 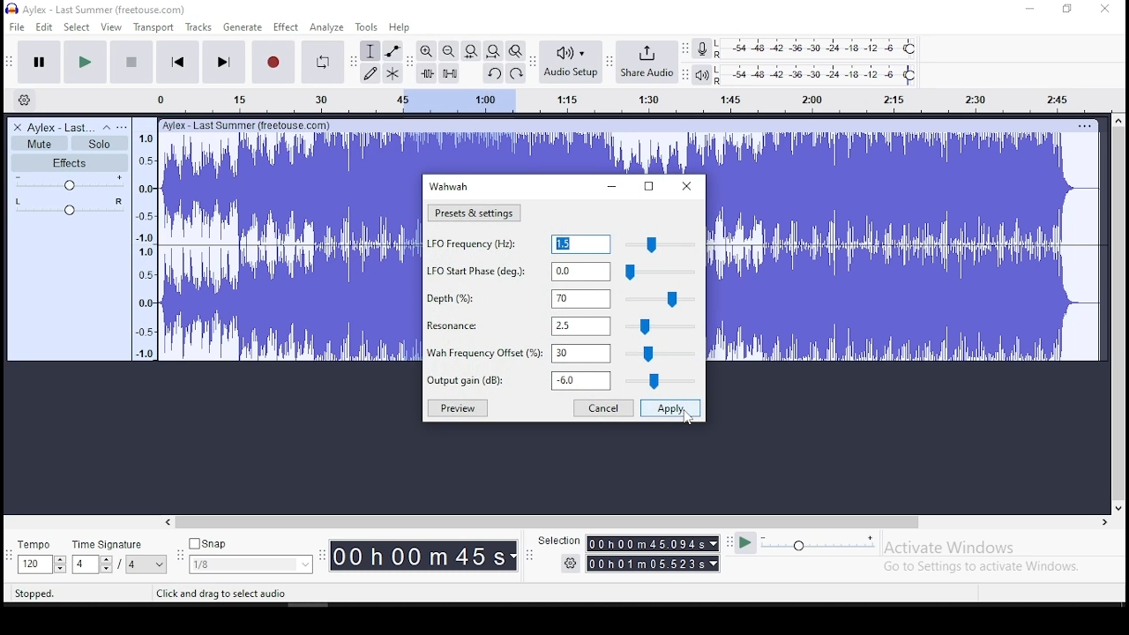 What do you see at coordinates (290, 248) in the screenshot?
I see `audio track` at bounding box center [290, 248].